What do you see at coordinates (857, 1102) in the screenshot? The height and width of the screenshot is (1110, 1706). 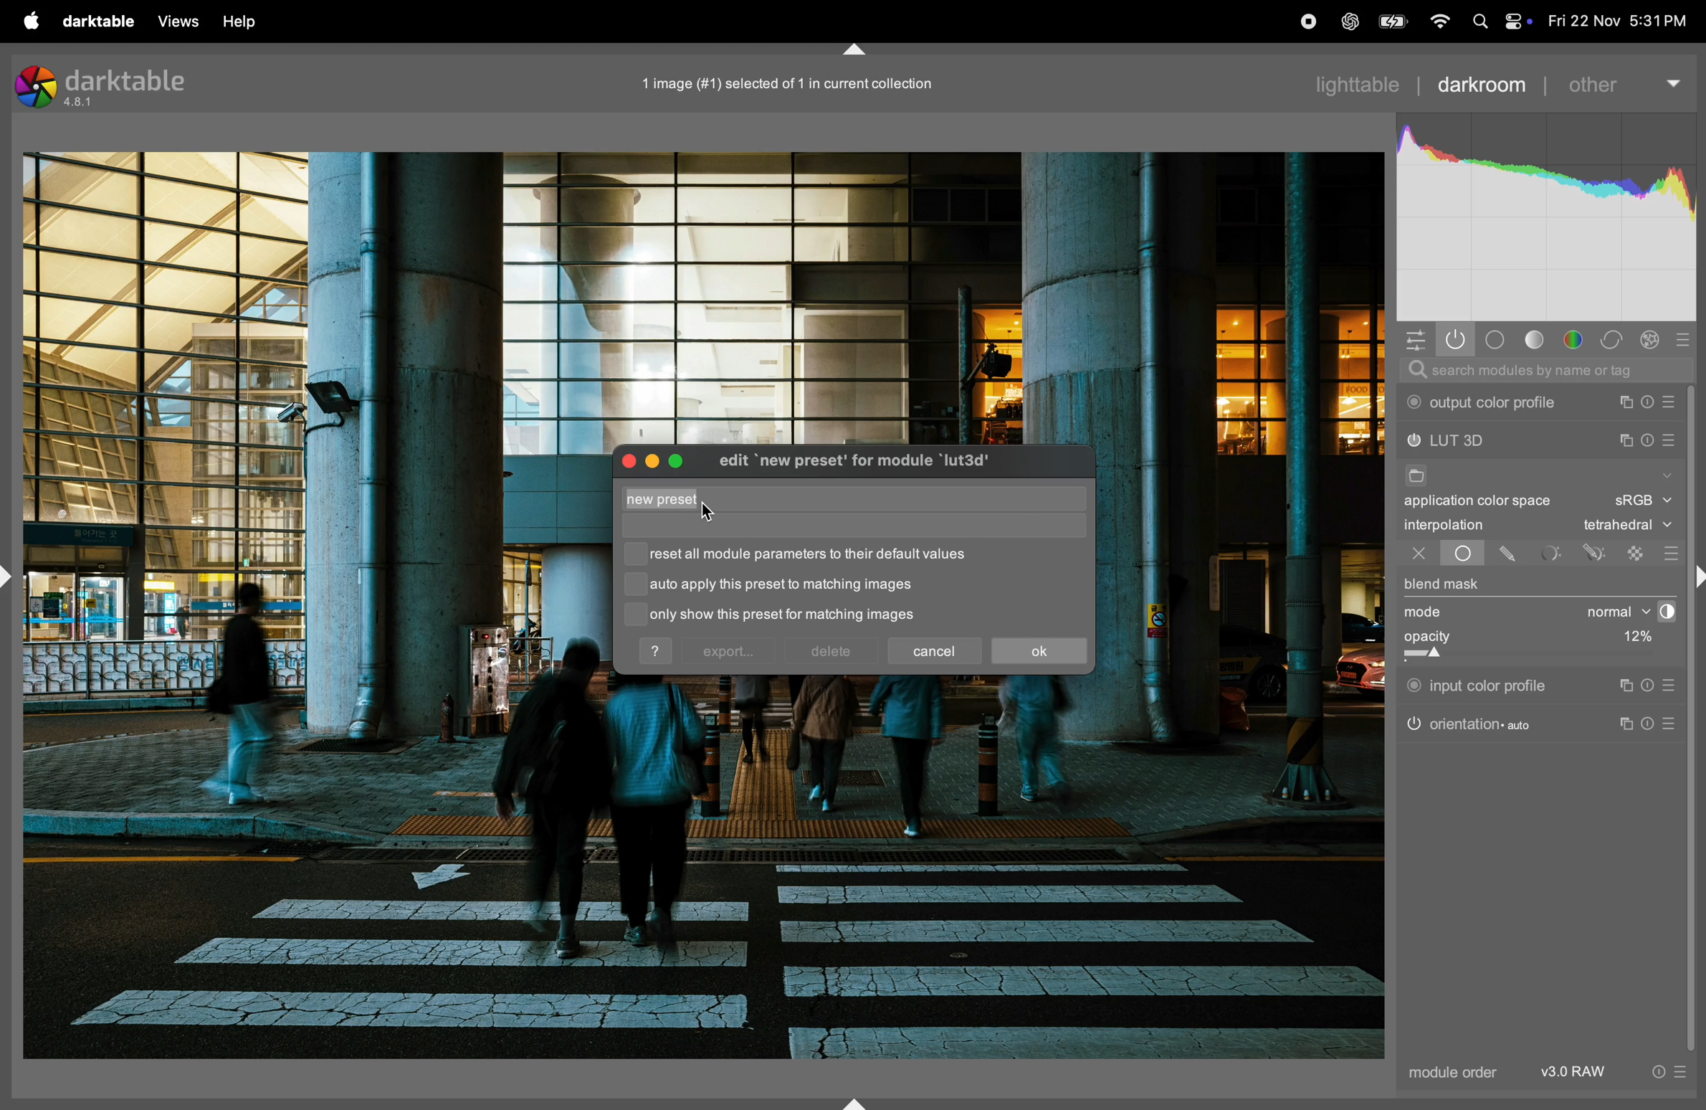 I see `shift+ctrl+b` at bounding box center [857, 1102].